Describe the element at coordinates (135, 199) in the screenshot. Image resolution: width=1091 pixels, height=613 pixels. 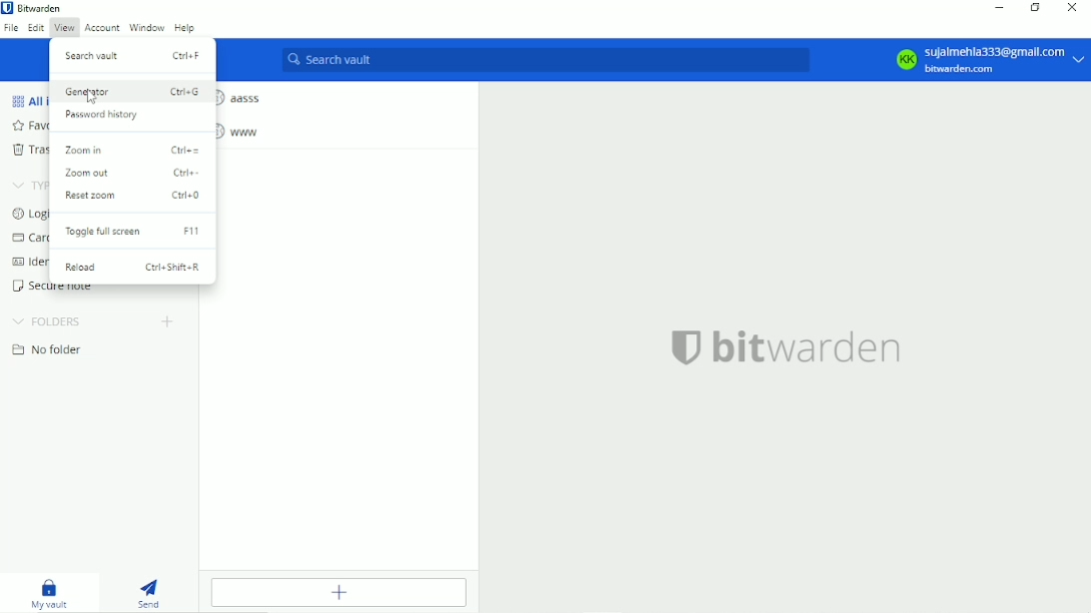
I see `Reset zoom` at that location.